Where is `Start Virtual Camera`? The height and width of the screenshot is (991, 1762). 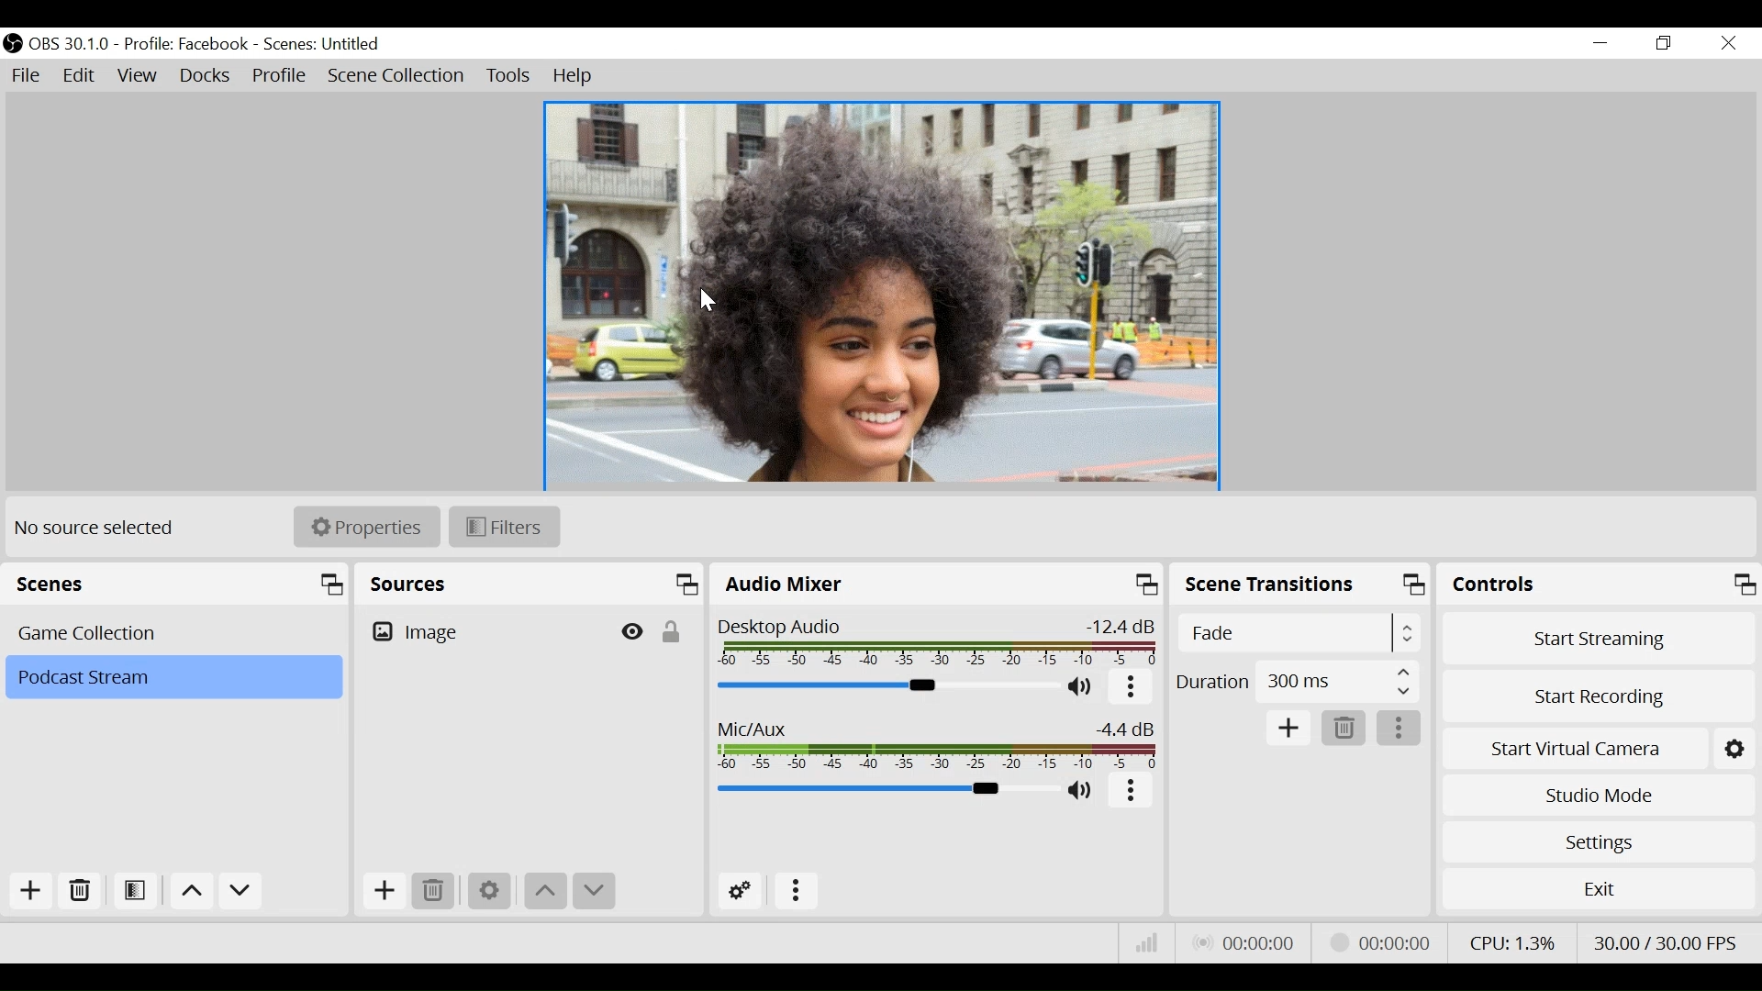
Start Virtual Camera is located at coordinates (1600, 747).